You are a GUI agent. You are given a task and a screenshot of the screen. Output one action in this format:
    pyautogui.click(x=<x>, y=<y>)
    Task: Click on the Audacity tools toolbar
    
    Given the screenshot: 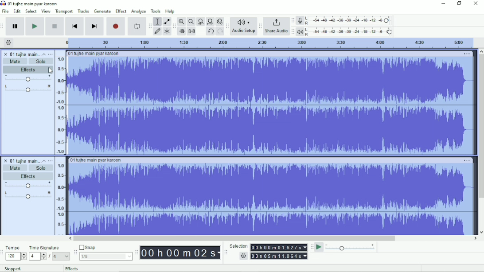 What is the action you would take?
    pyautogui.click(x=150, y=26)
    